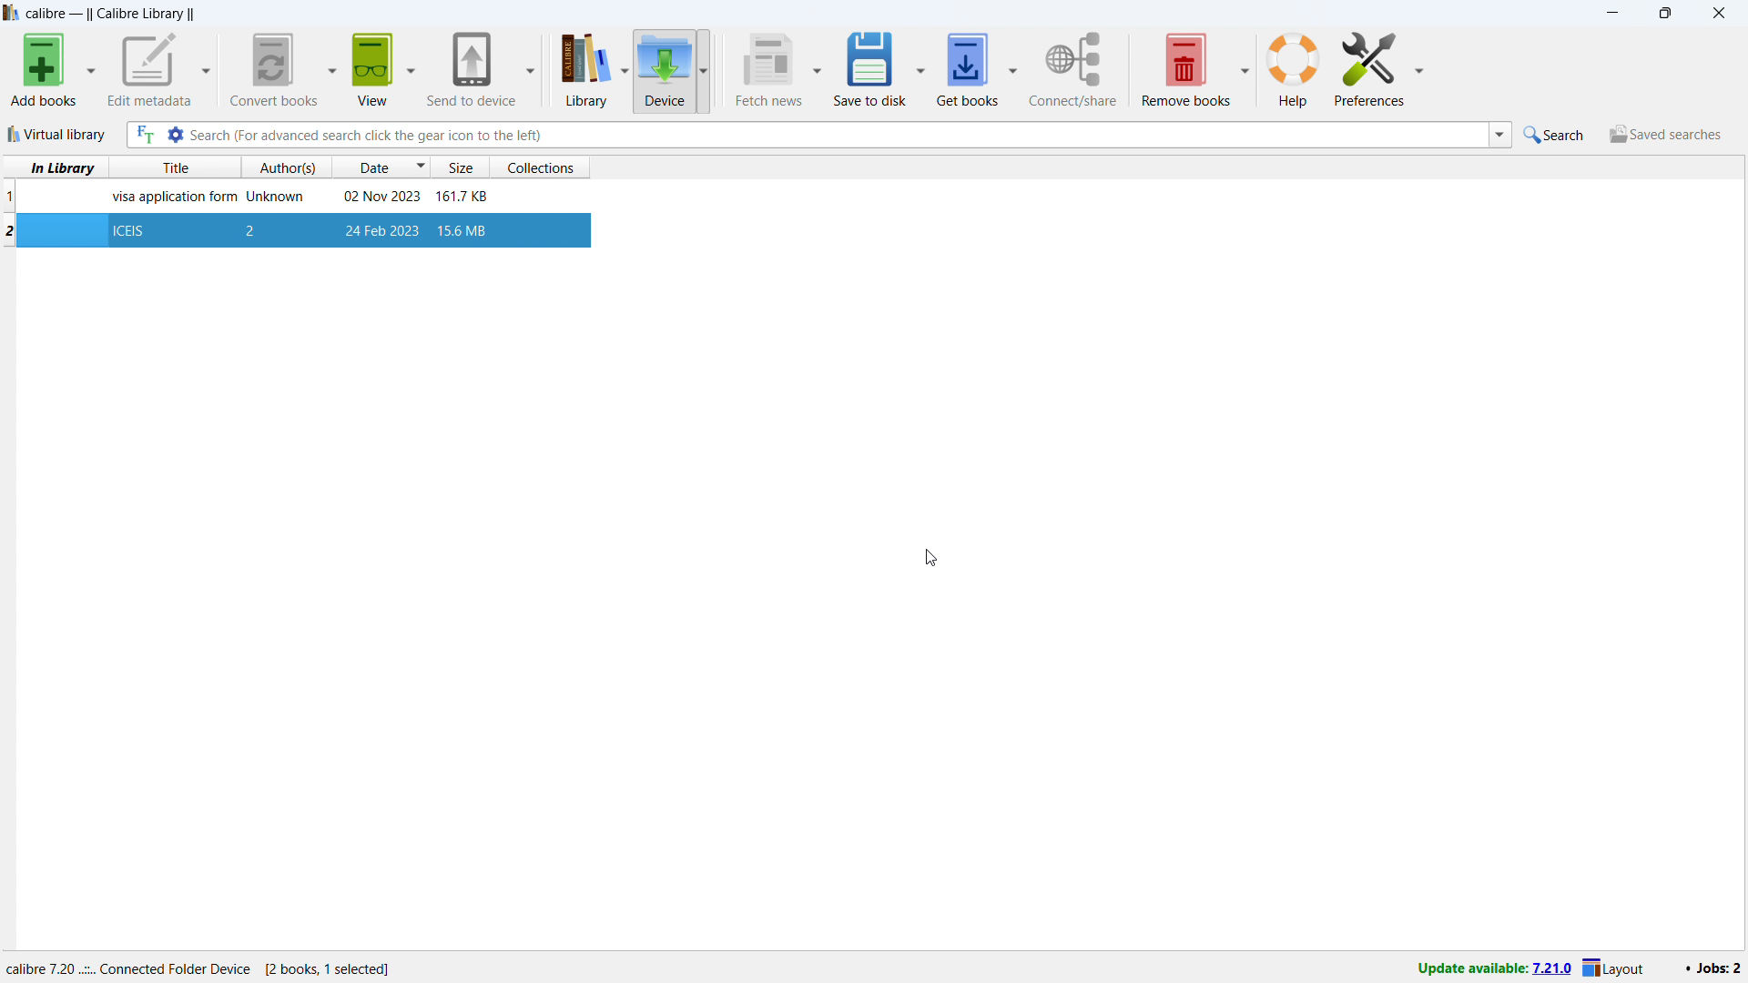  I want to click on device, so click(664, 70).